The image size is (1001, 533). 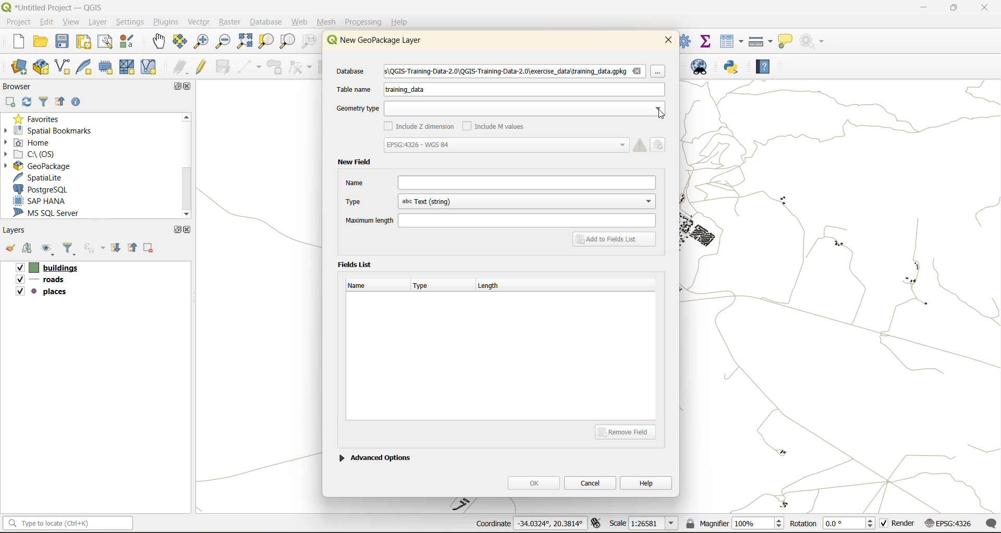 I want to click on show tips, so click(x=786, y=42).